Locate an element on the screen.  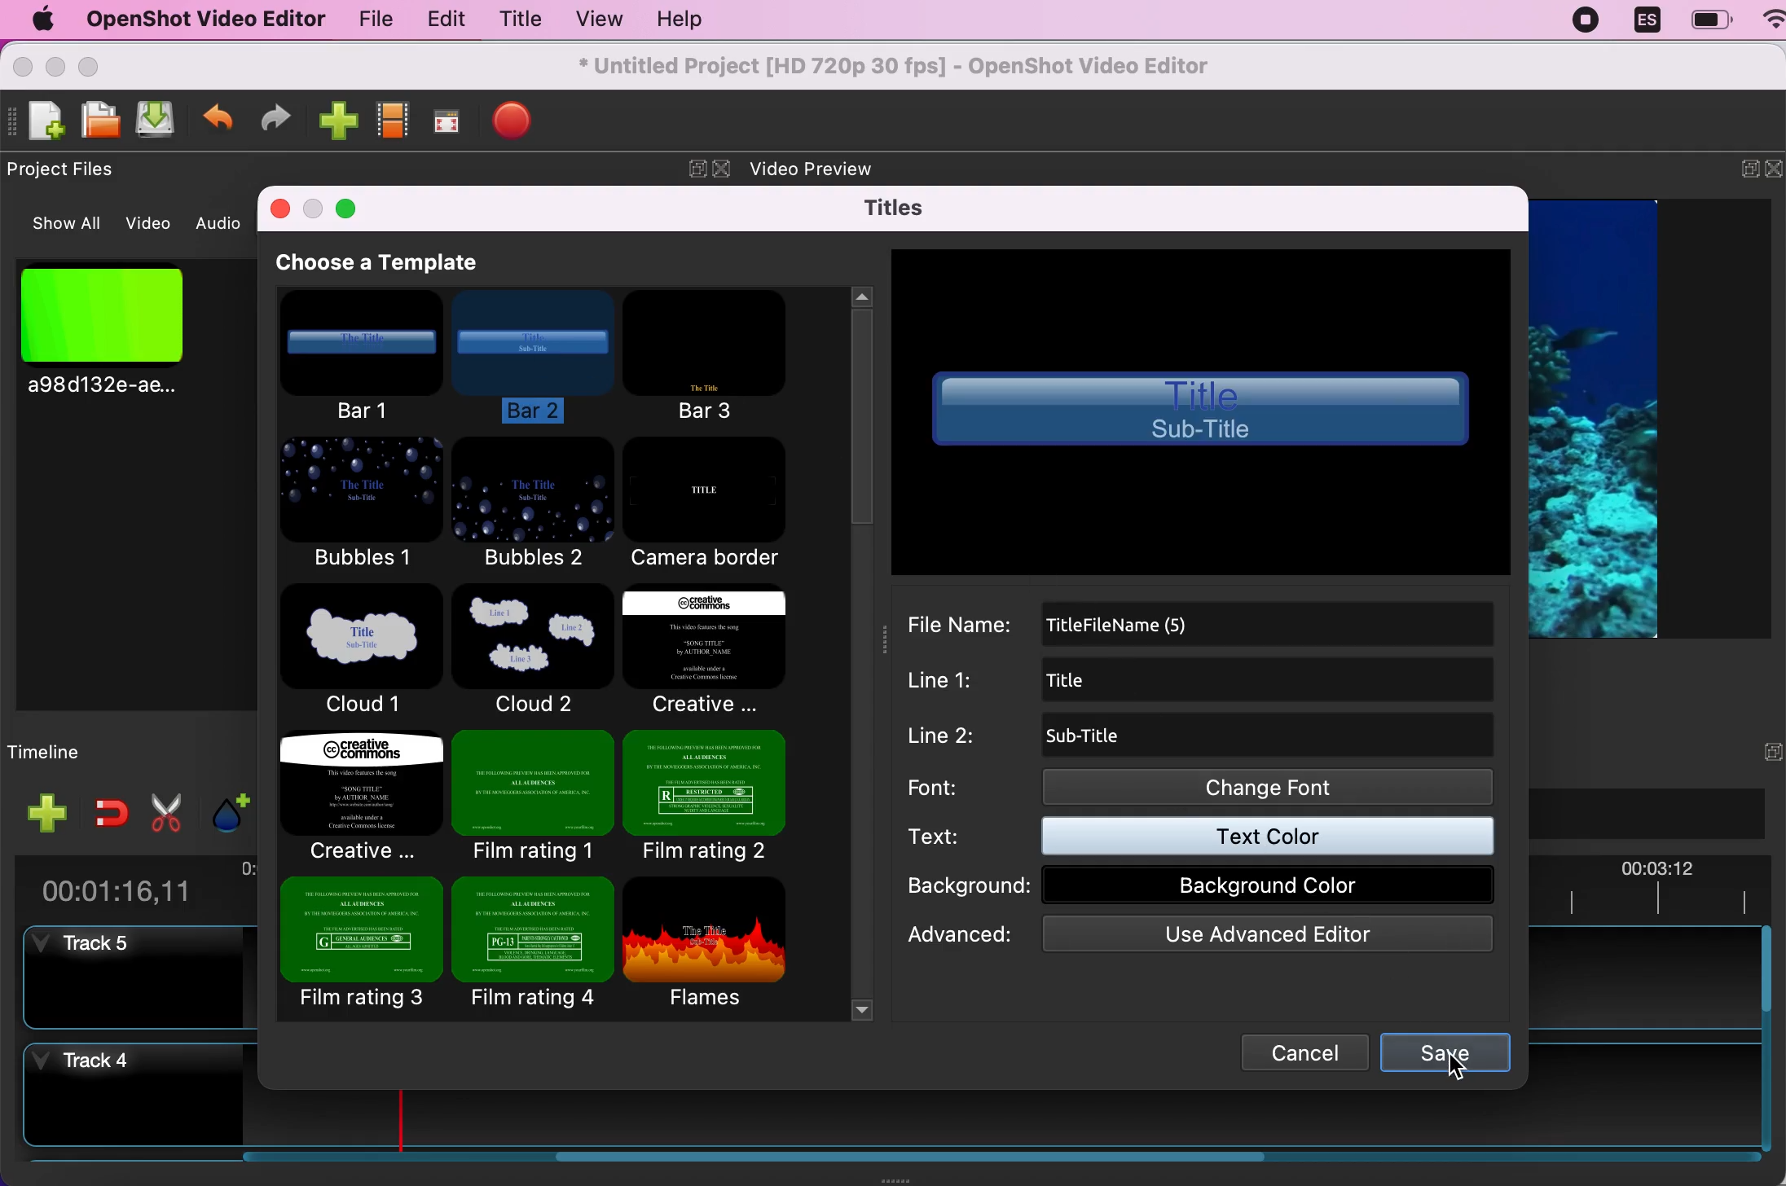
bar 2 is located at coordinates (539, 354).